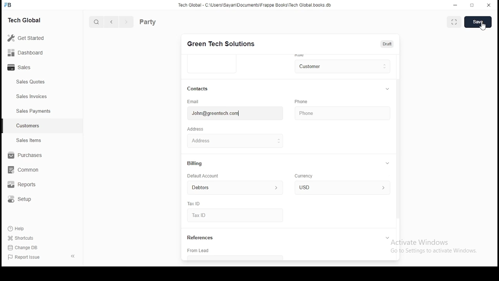 The width and height of the screenshot is (499, 281). What do you see at coordinates (23, 200) in the screenshot?
I see `setup` at bounding box center [23, 200].